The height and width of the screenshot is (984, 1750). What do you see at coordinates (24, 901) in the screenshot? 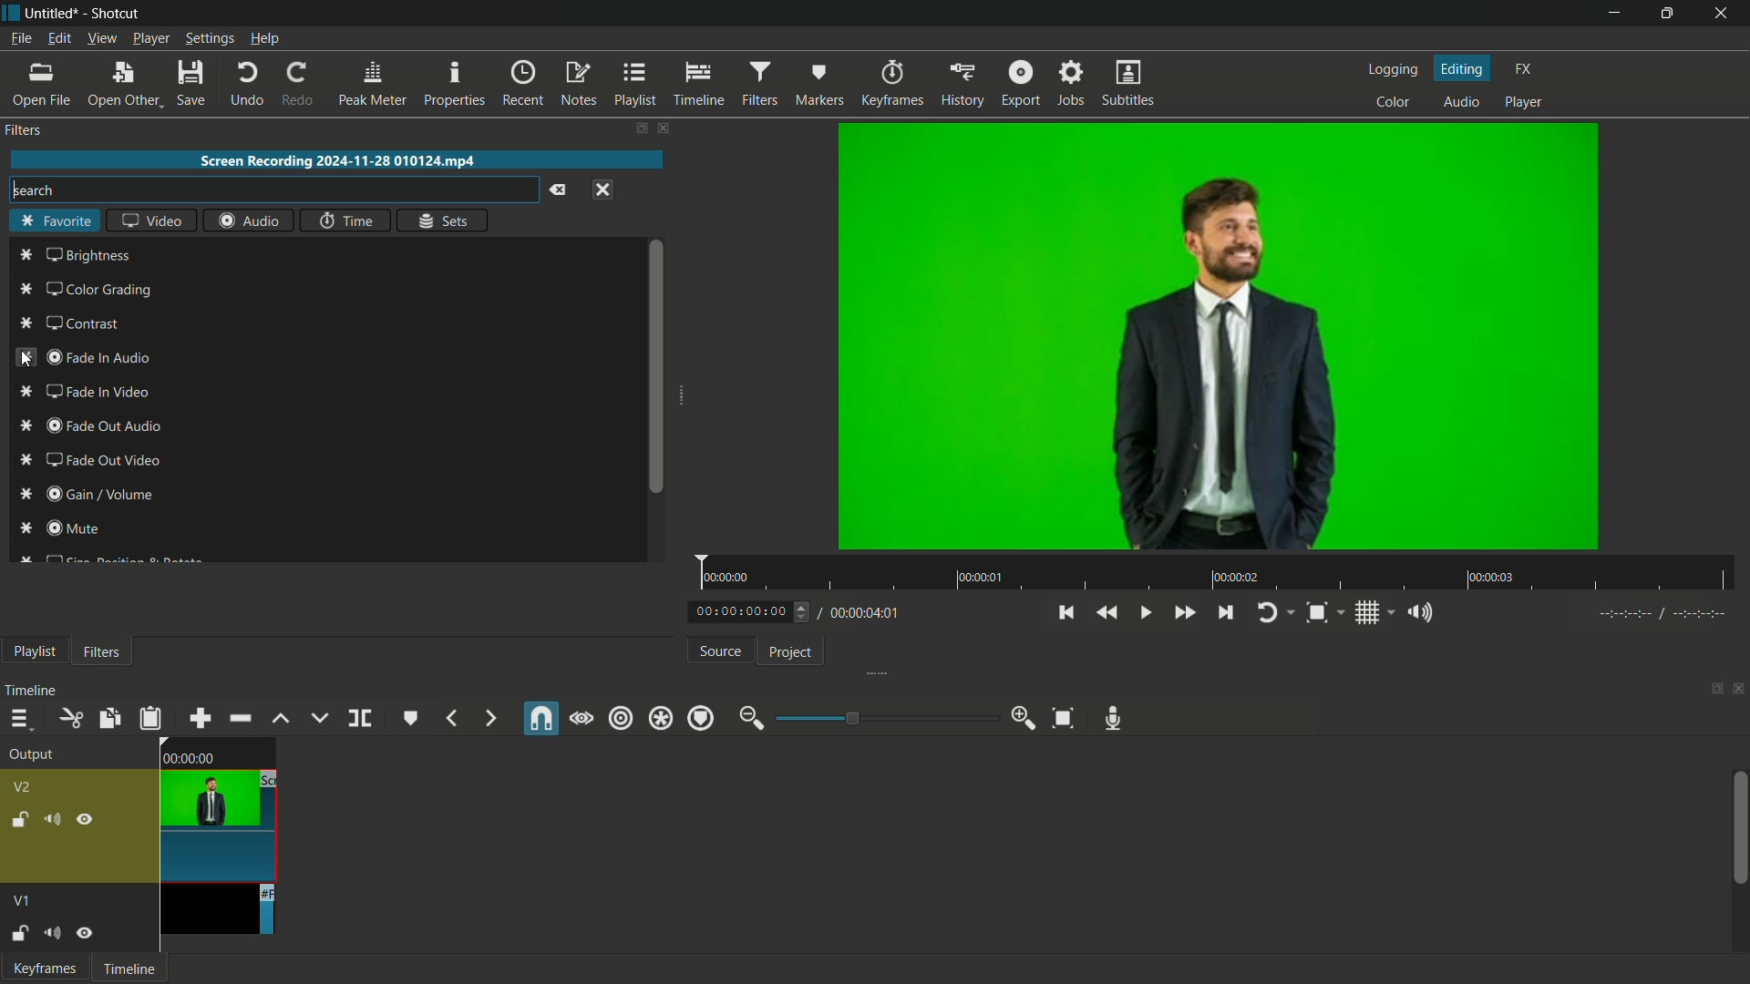
I see `v1` at bounding box center [24, 901].